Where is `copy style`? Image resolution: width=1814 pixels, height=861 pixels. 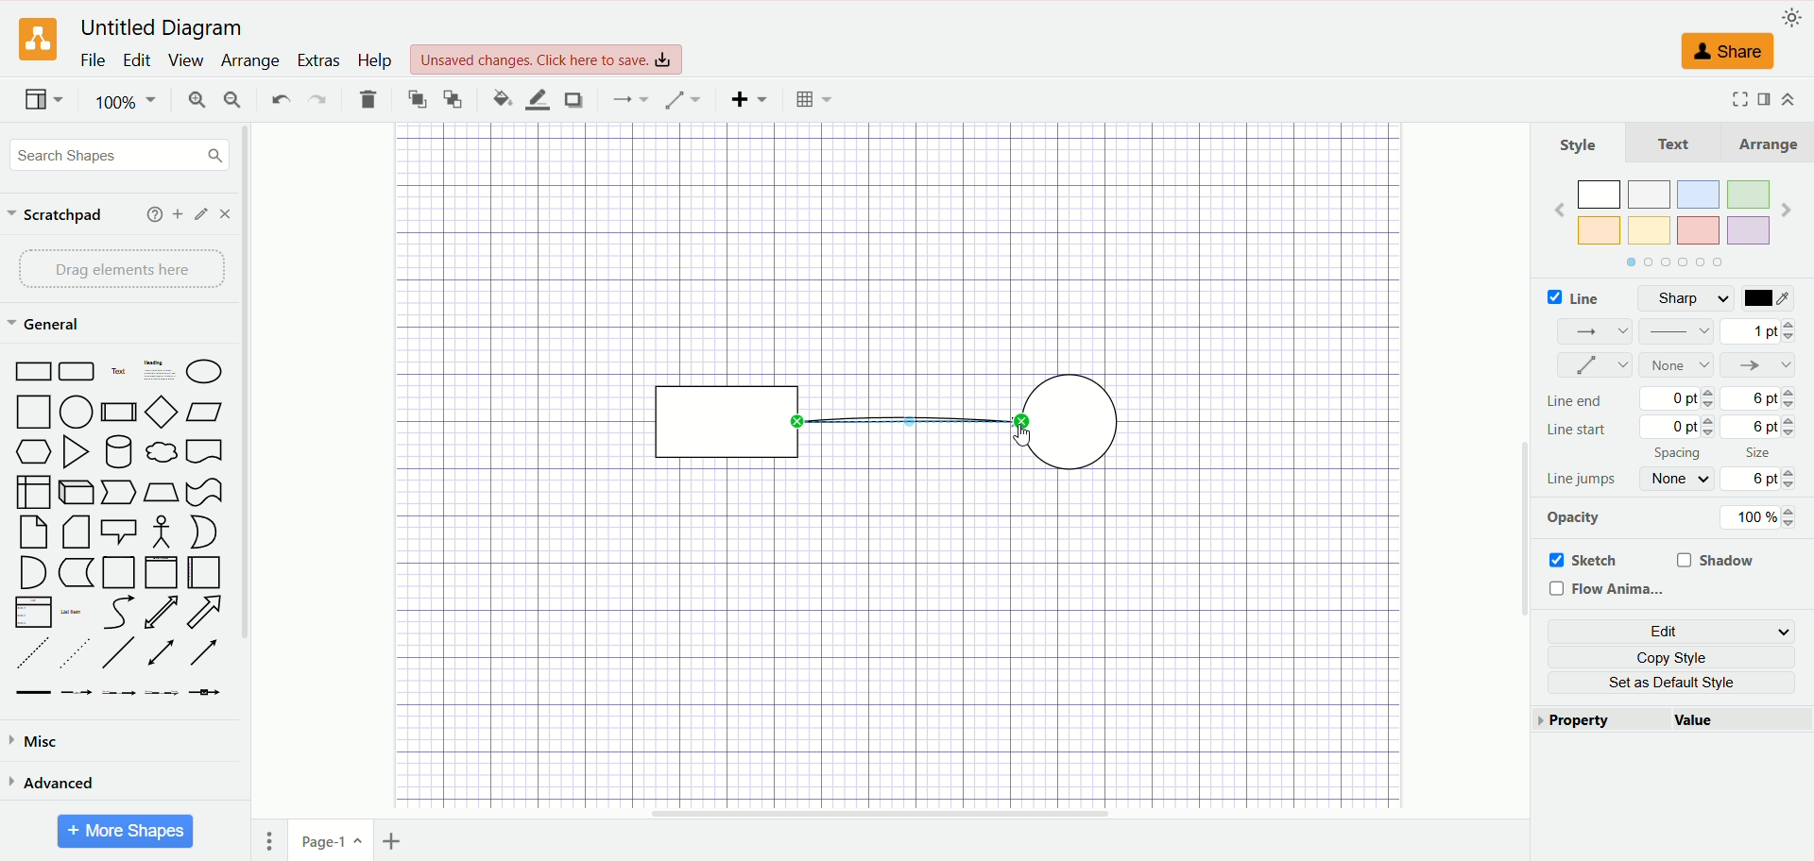 copy style is located at coordinates (1670, 658).